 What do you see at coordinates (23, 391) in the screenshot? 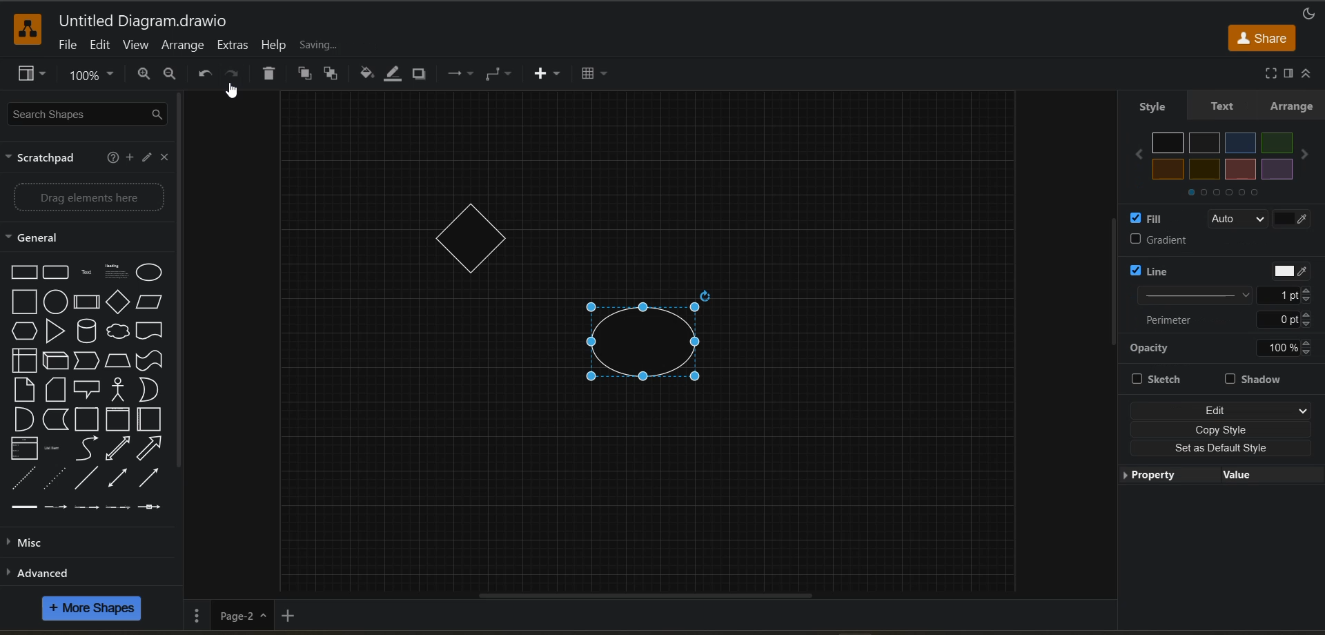
I see `note` at bounding box center [23, 391].